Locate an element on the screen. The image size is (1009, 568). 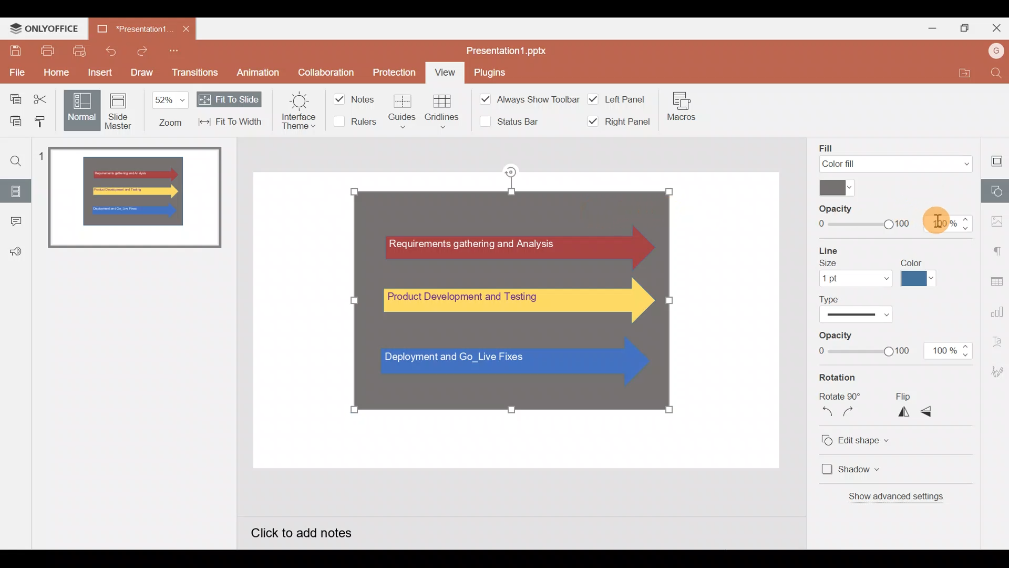
Shadow is located at coordinates (858, 468).